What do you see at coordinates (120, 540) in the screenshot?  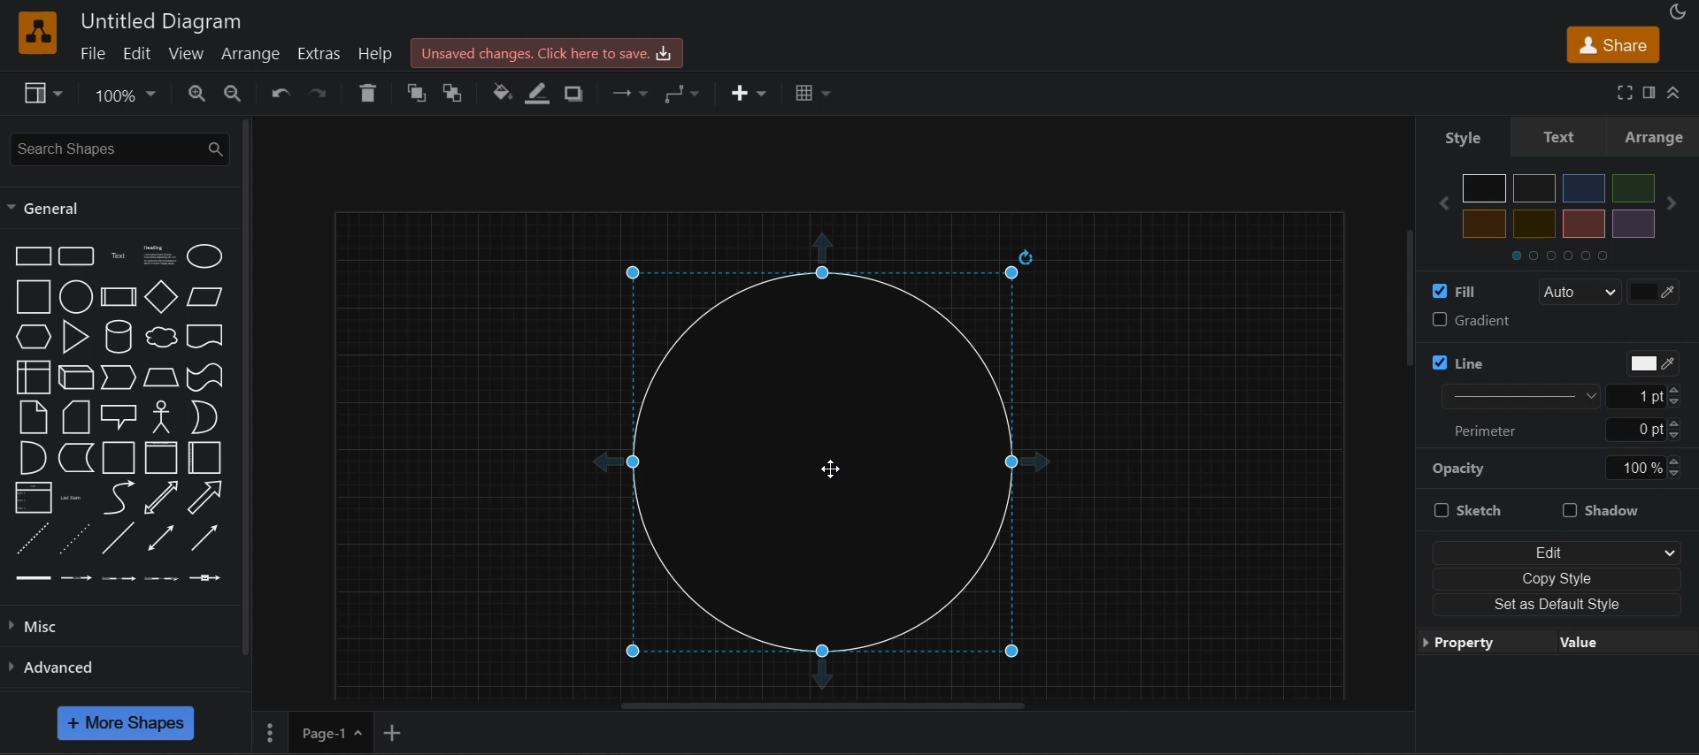 I see `line` at bounding box center [120, 540].